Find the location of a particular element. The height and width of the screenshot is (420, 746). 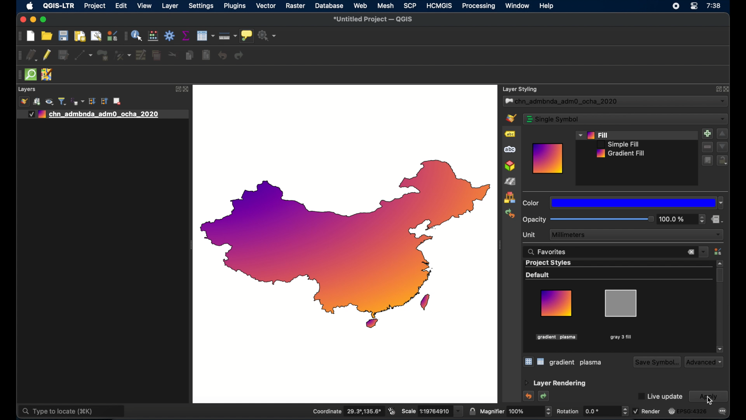

cursor is located at coordinates (709, 401).